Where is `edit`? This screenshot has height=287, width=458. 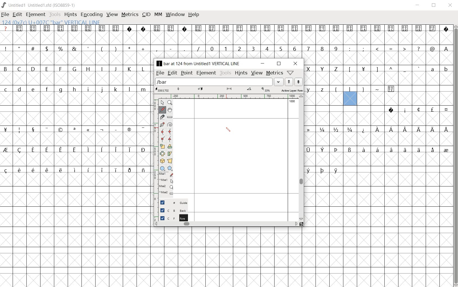 edit is located at coordinates (17, 14).